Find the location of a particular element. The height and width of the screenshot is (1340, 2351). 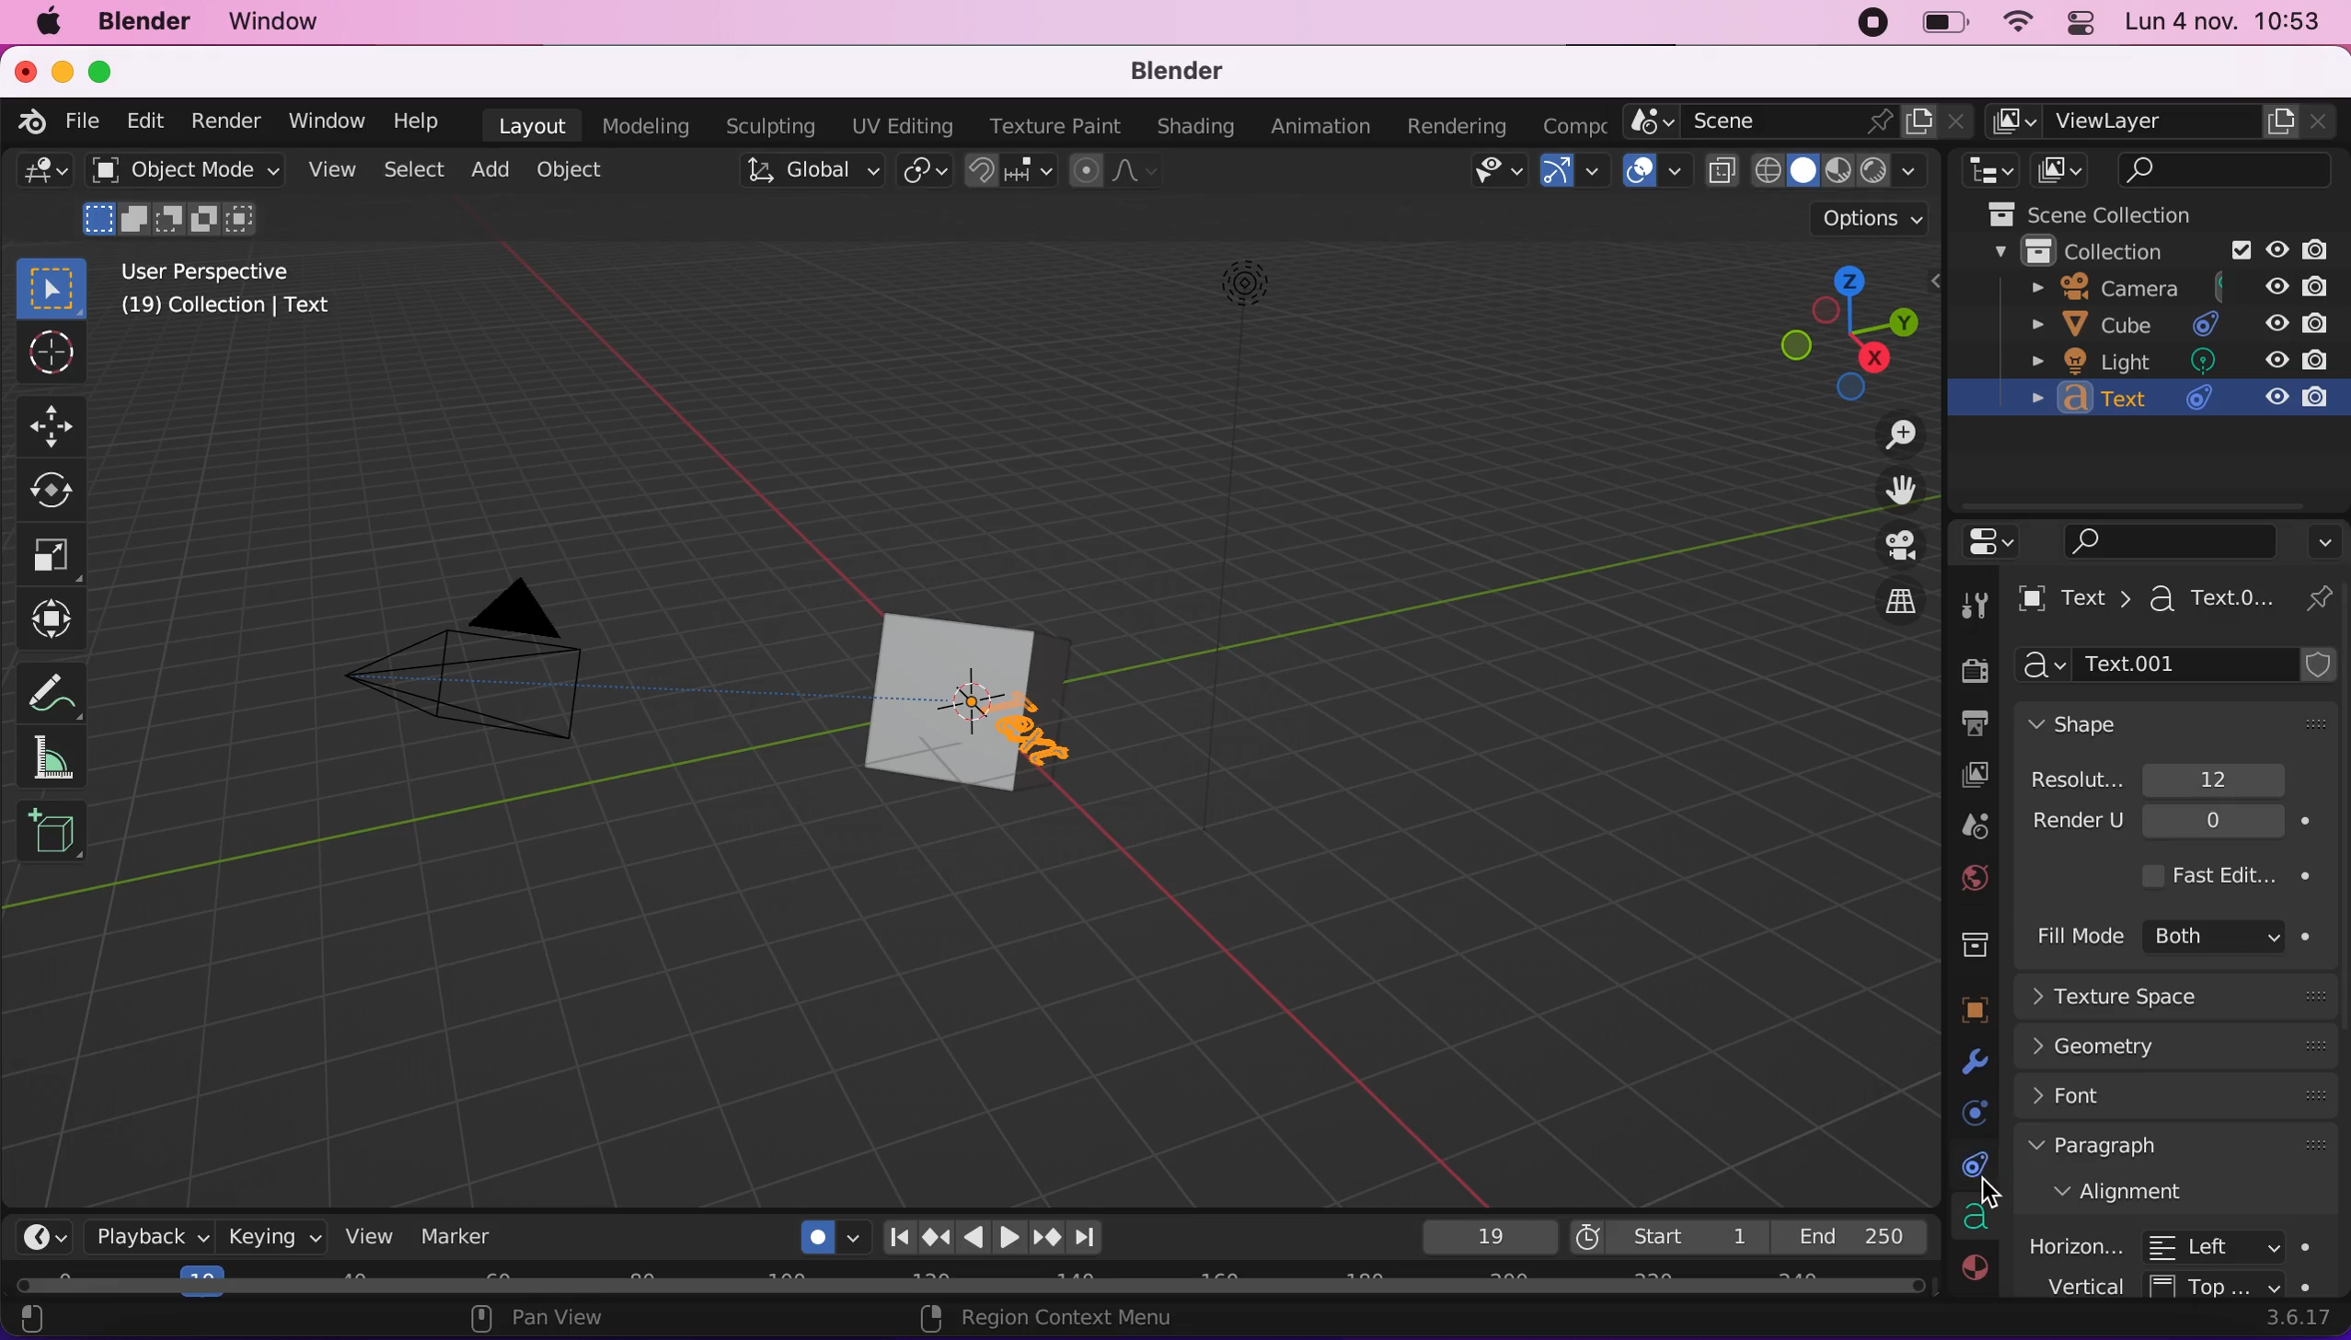

tools is located at coordinates (1979, 599).